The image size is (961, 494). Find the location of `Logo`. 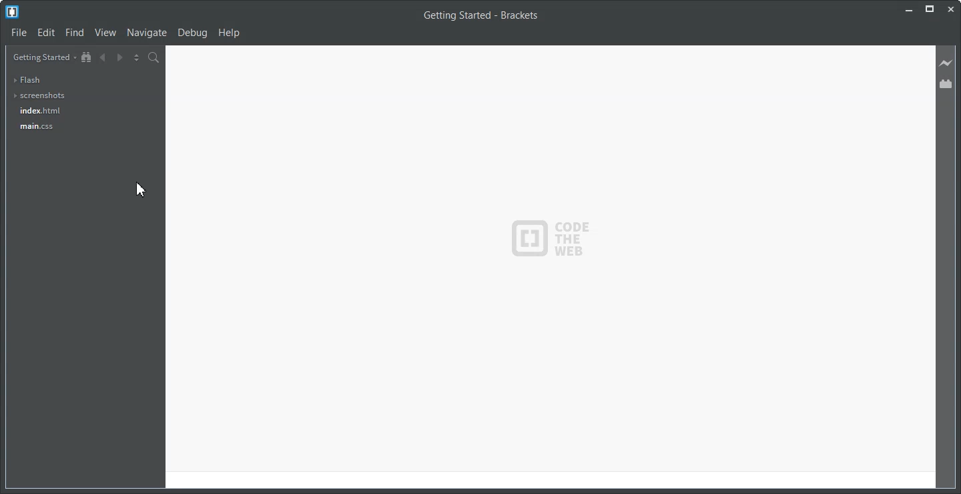

Logo is located at coordinates (12, 12).